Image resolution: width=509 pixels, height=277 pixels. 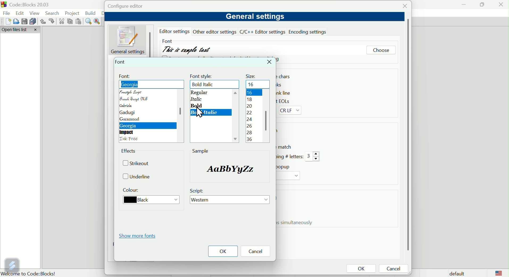 I want to click on 20, so click(x=249, y=107).